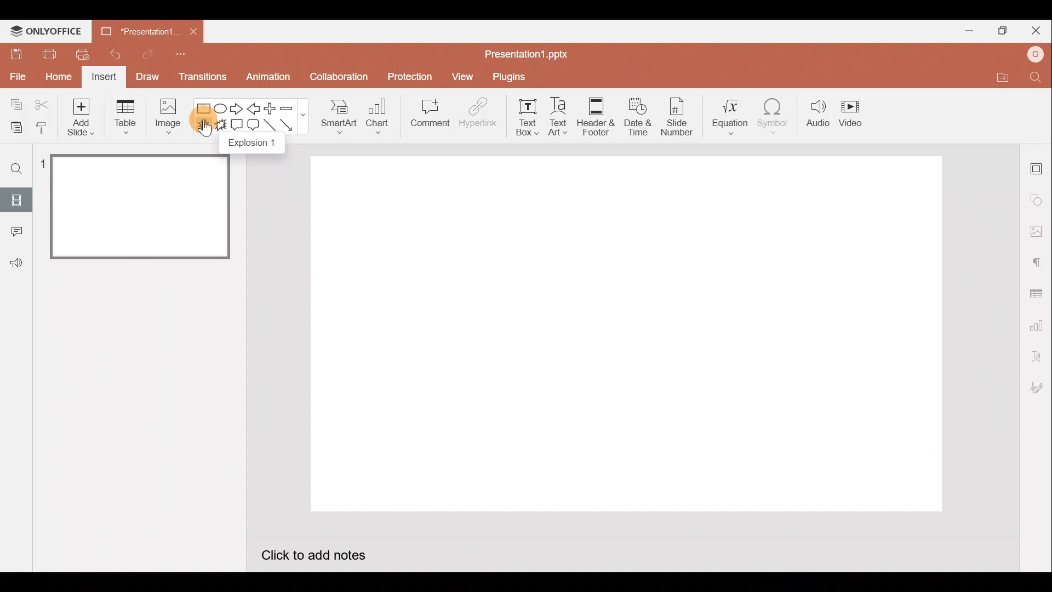 This screenshot has width=1052, height=592. Describe the element at coordinates (290, 126) in the screenshot. I see `Arrow` at that location.